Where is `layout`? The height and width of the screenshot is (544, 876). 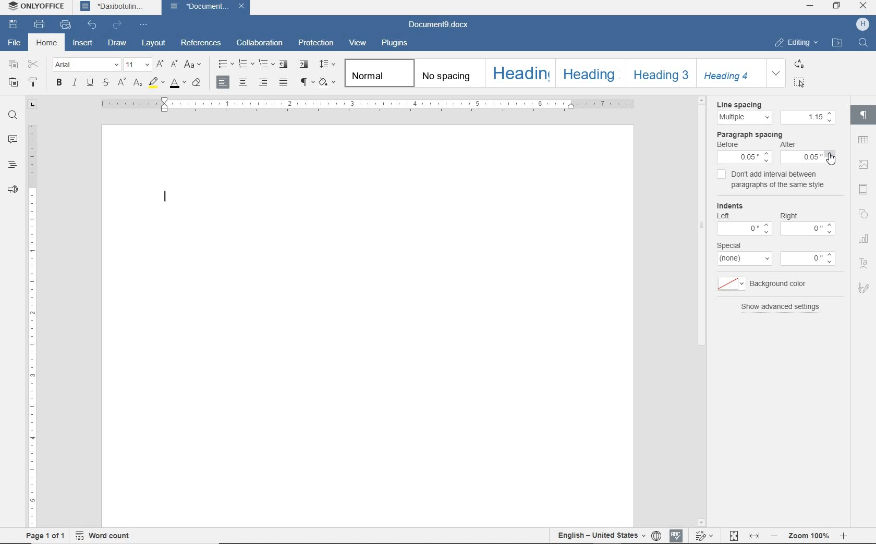
layout is located at coordinates (155, 44).